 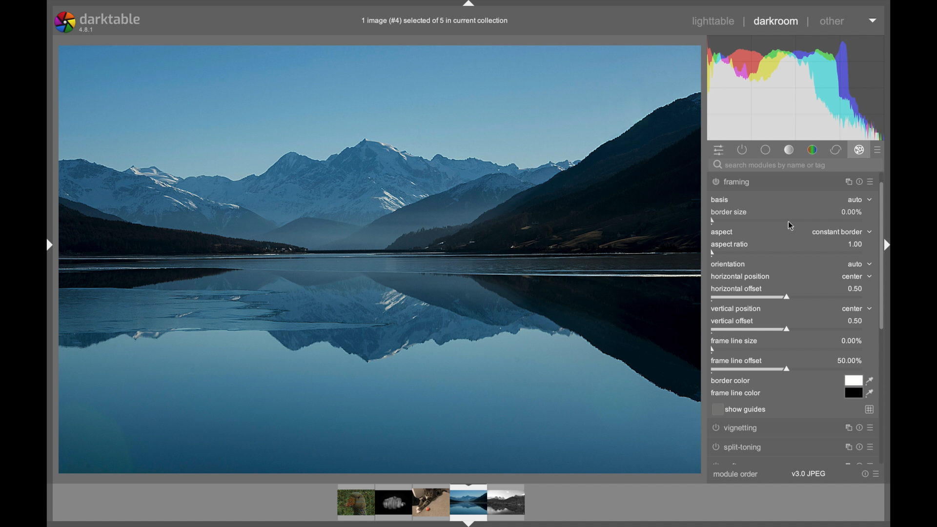 I want to click on tone, so click(x=765, y=150).